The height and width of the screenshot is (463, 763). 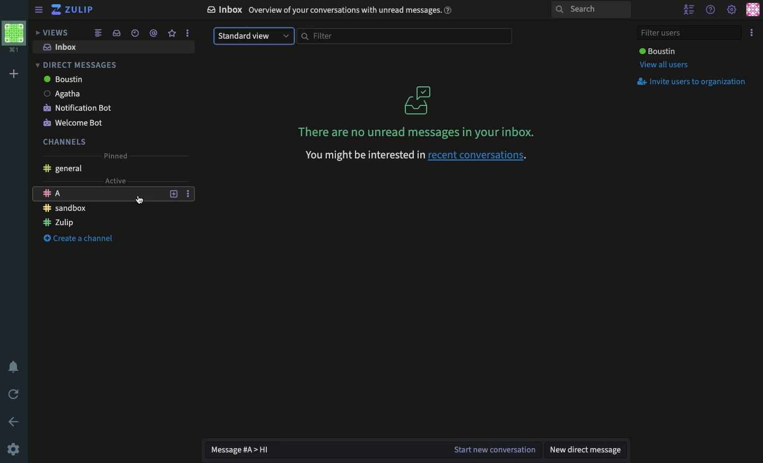 I want to click on Channel Zulip , so click(x=101, y=224).